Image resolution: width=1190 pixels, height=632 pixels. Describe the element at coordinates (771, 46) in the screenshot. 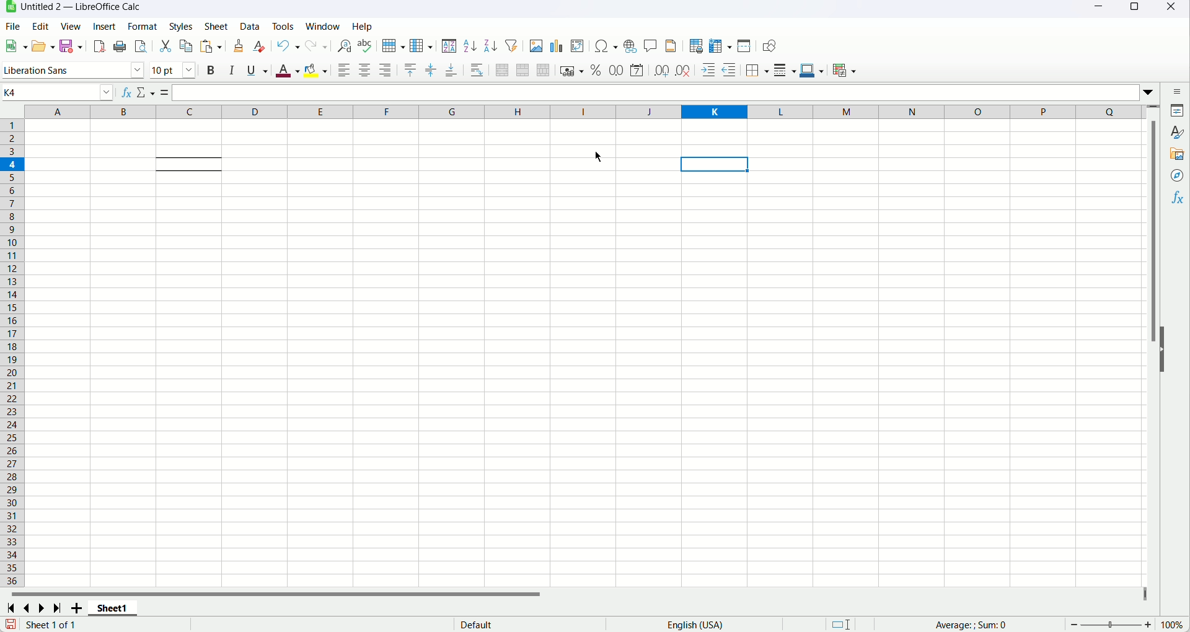

I see `Show draw functions` at that location.